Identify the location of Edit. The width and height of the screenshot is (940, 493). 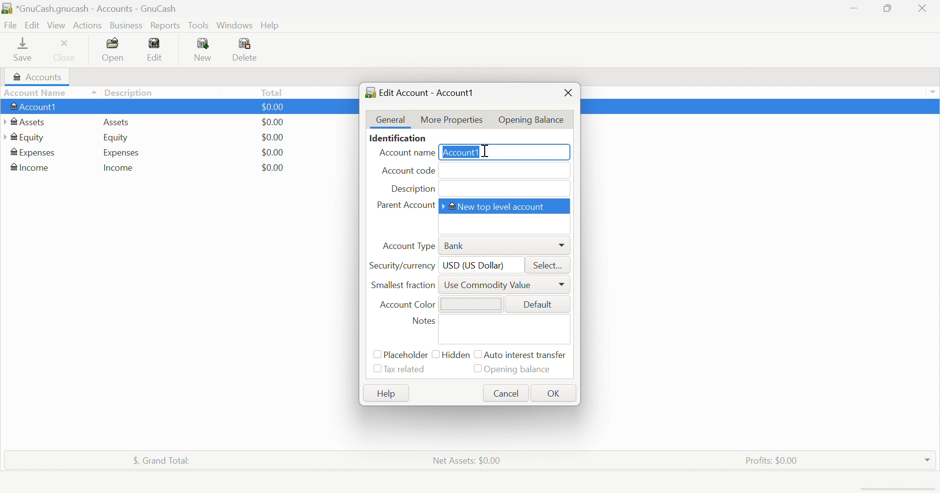
(158, 49).